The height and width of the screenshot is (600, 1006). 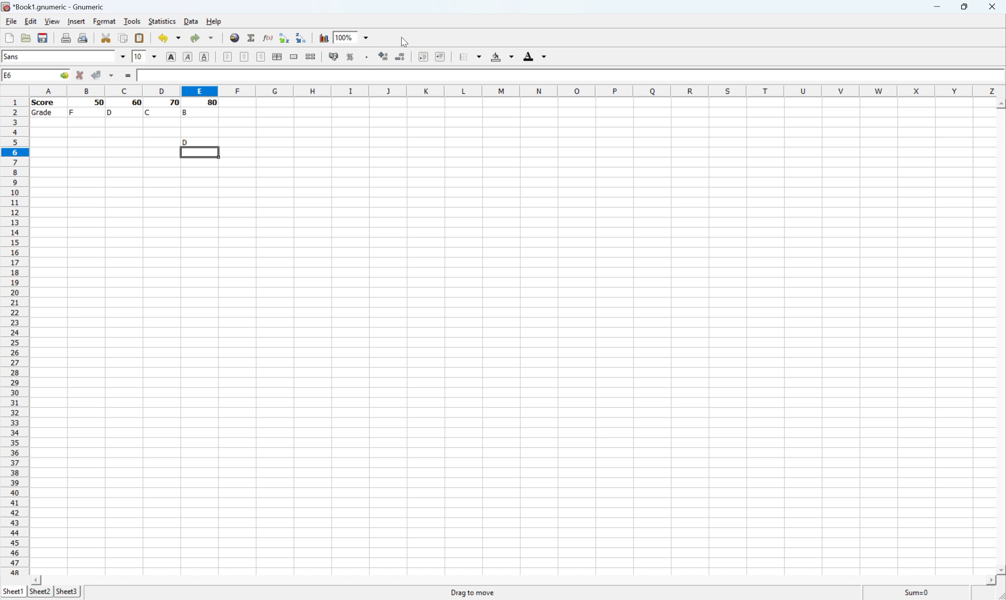 I want to click on Sans, so click(x=23, y=57).